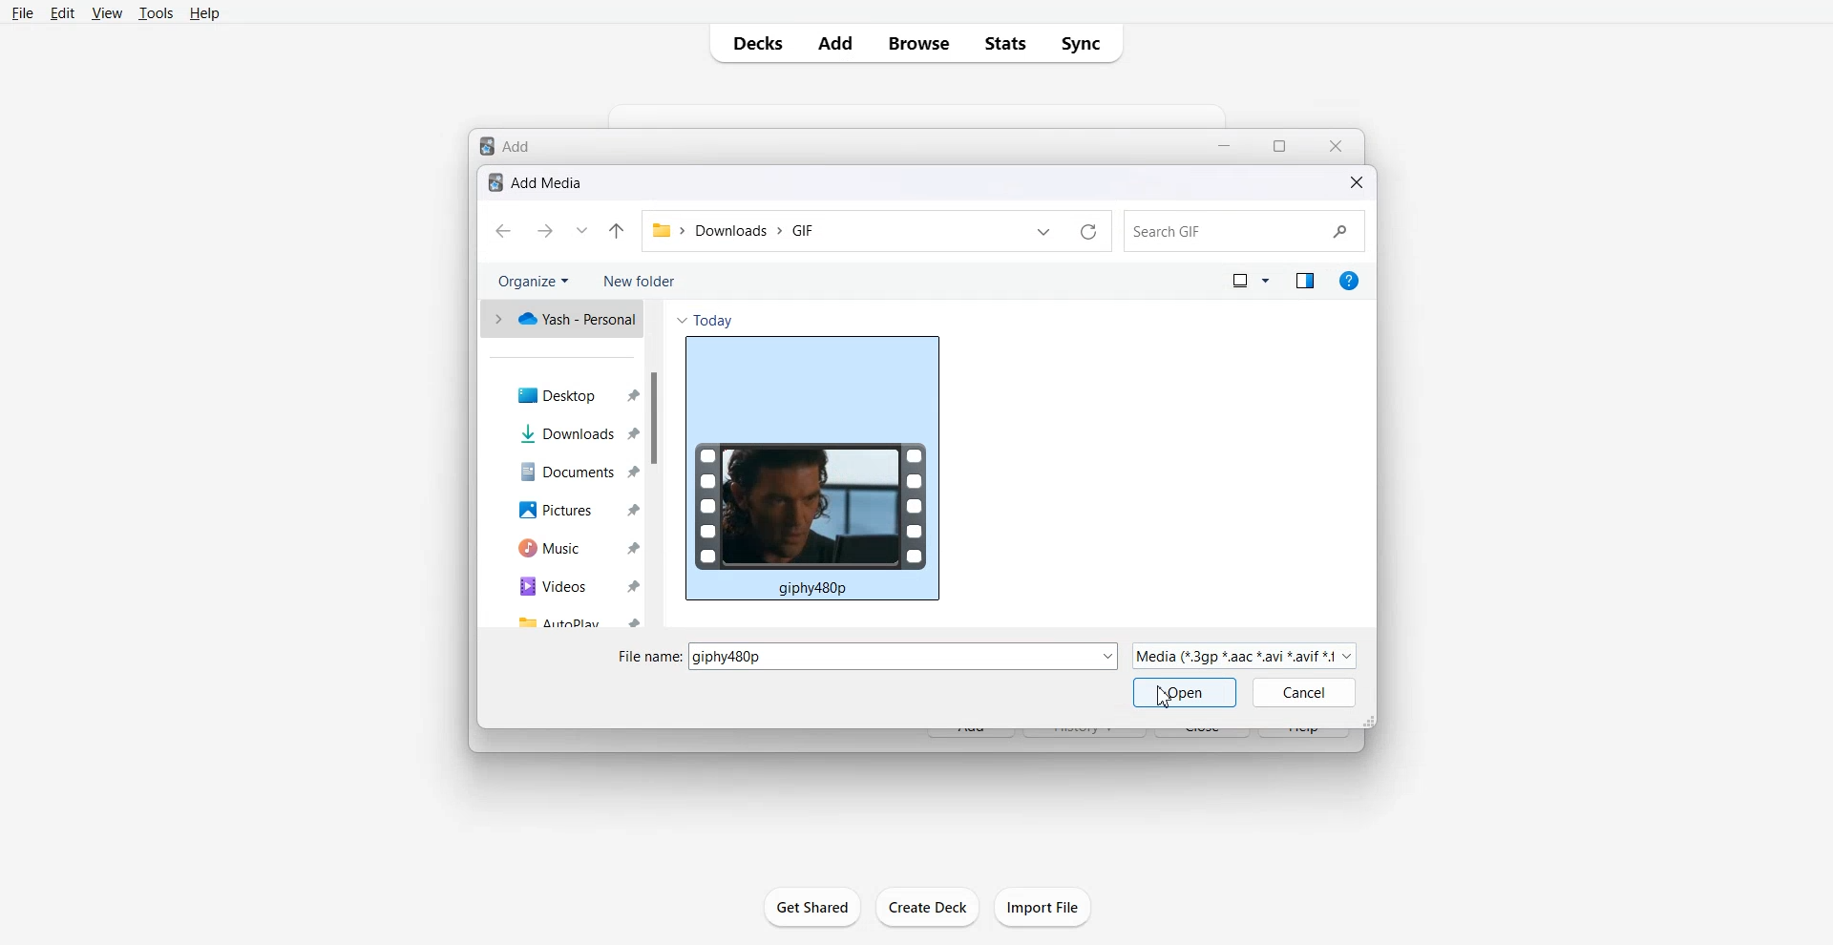 The height and width of the screenshot is (945, 1833). What do you see at coordinates (754, 43) in the screenshot?
I see `Decks` at bounding box center [754, 43].